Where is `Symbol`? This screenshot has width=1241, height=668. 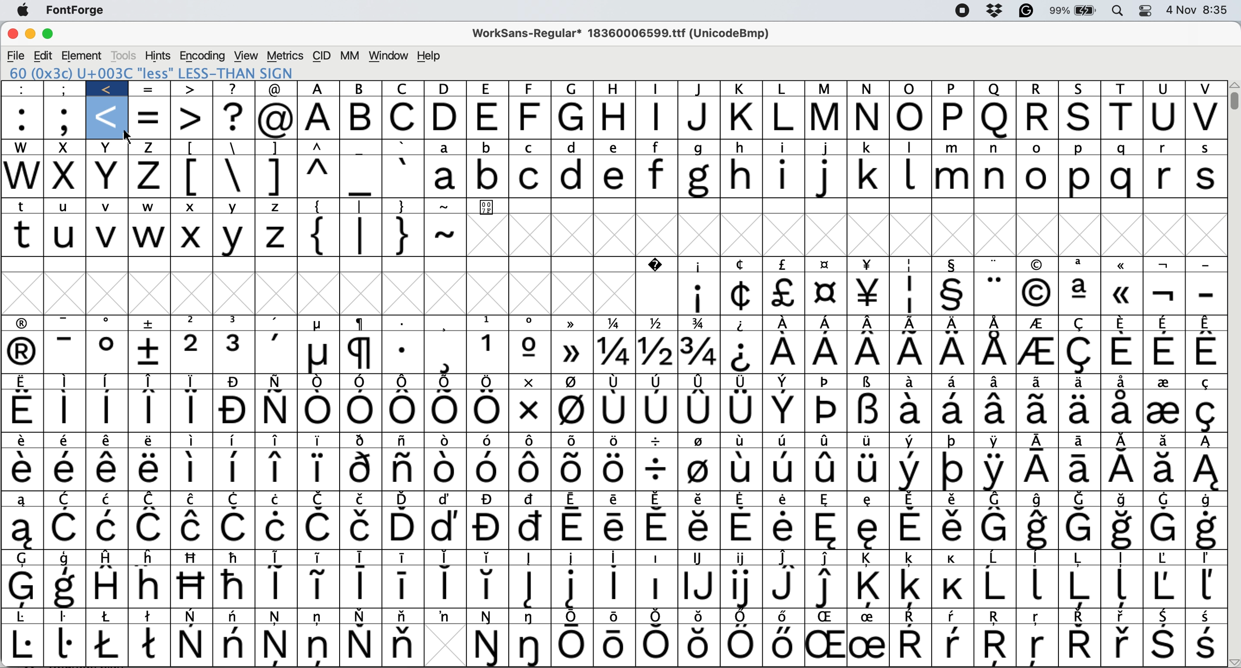
Symbol is located at coordinates (699, 441).